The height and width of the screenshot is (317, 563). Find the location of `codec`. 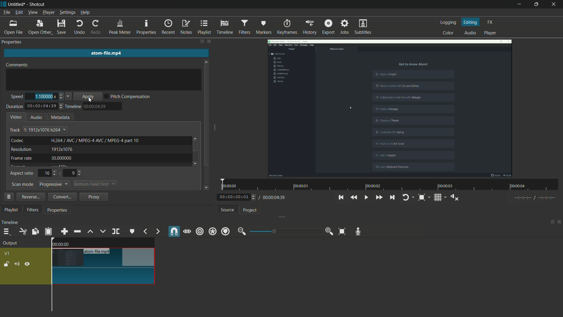

codec is located at coordinates (17, 140).